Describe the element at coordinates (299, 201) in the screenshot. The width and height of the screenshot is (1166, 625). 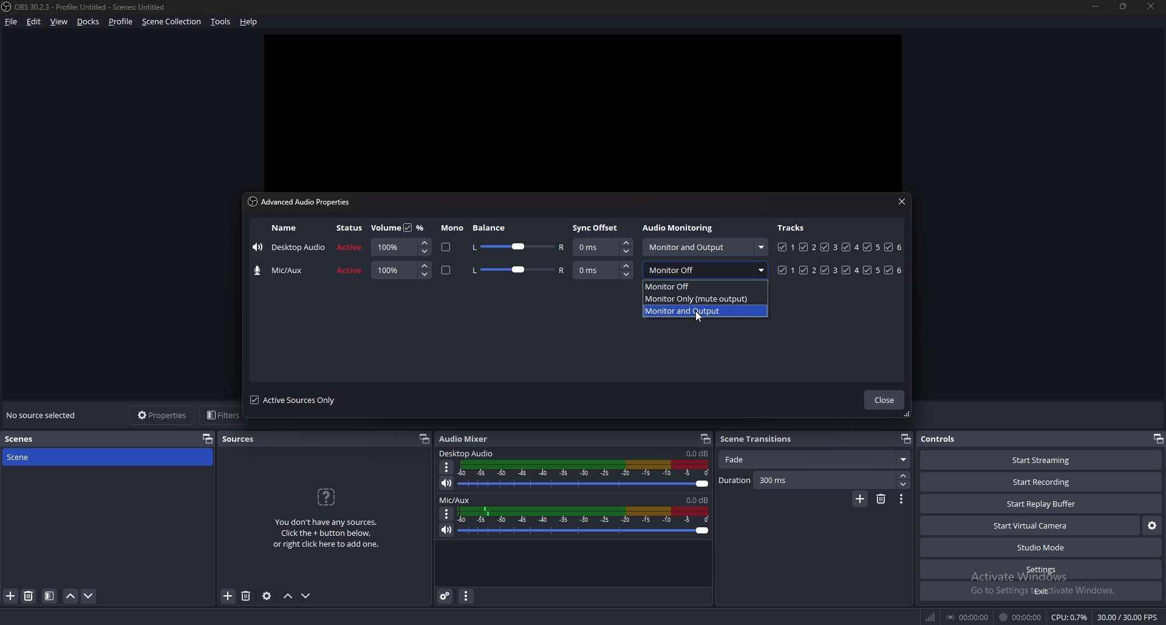
I see `advanced audio properties` at that location.